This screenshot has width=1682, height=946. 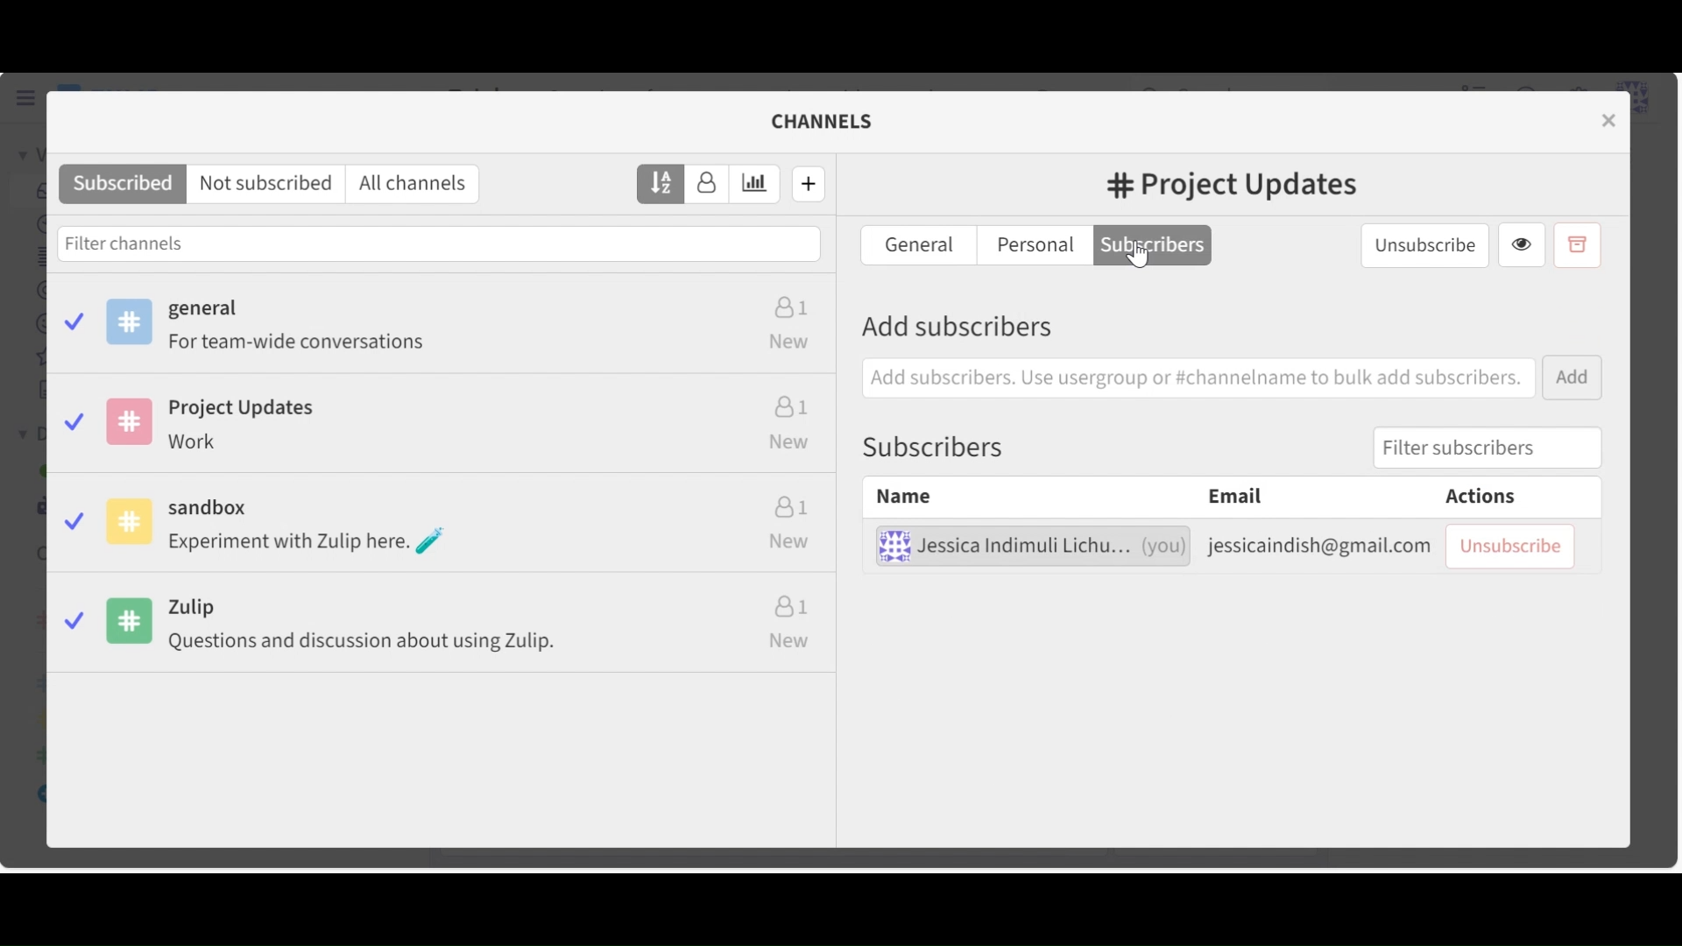 What do you see at coordinates (1153, 244) in the screenshot?
I see `Subscribers` at bounding box center [1153, 244].